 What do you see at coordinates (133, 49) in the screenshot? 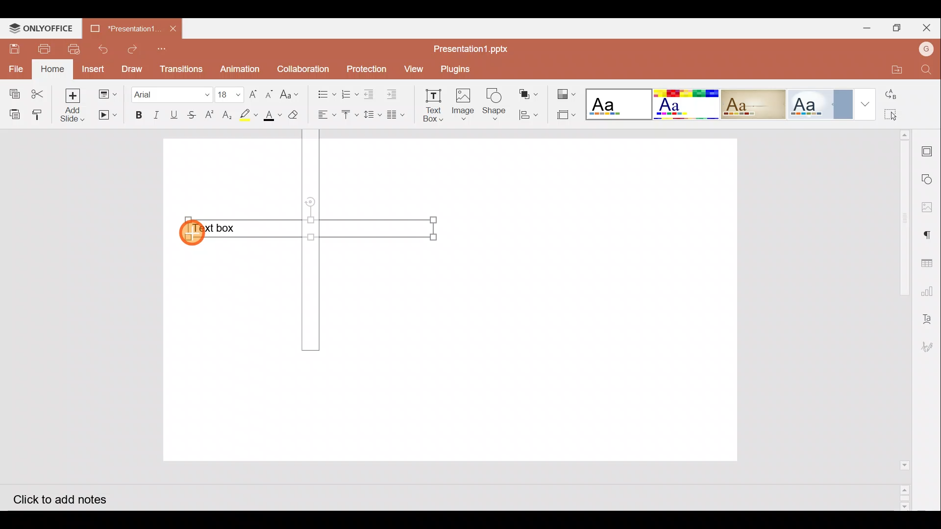
I see `Redo` at bounding box center [133, 49].